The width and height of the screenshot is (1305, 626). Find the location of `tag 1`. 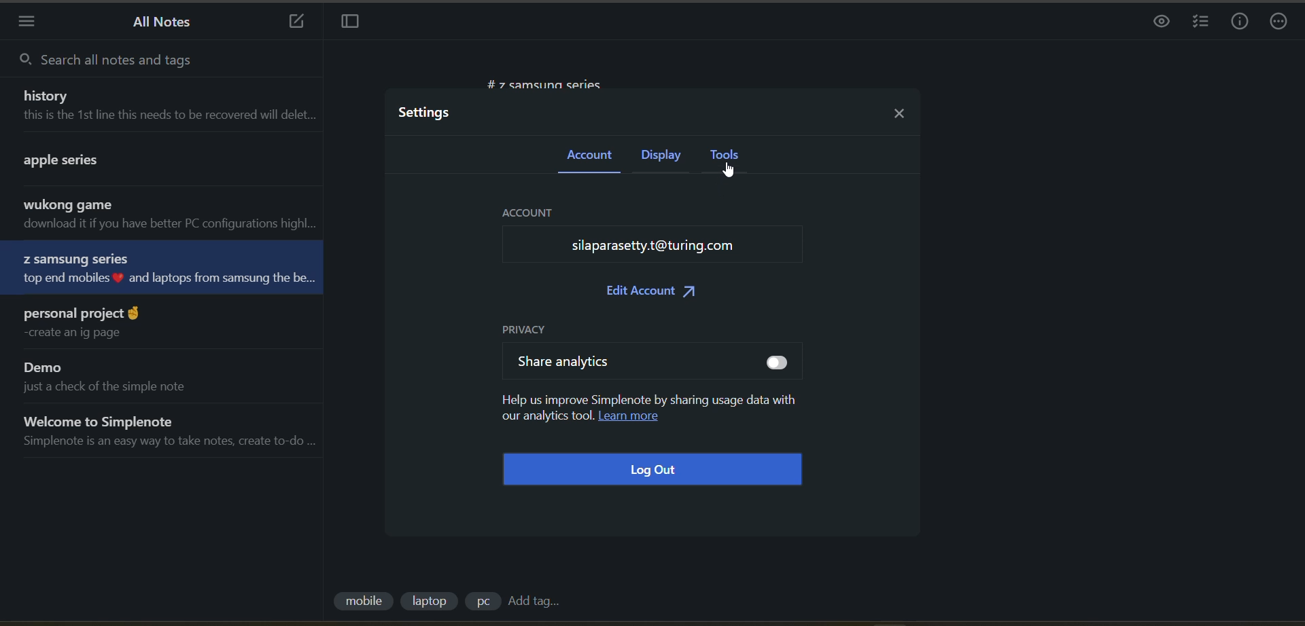

tag 1 is located at coordinates (362, 603).